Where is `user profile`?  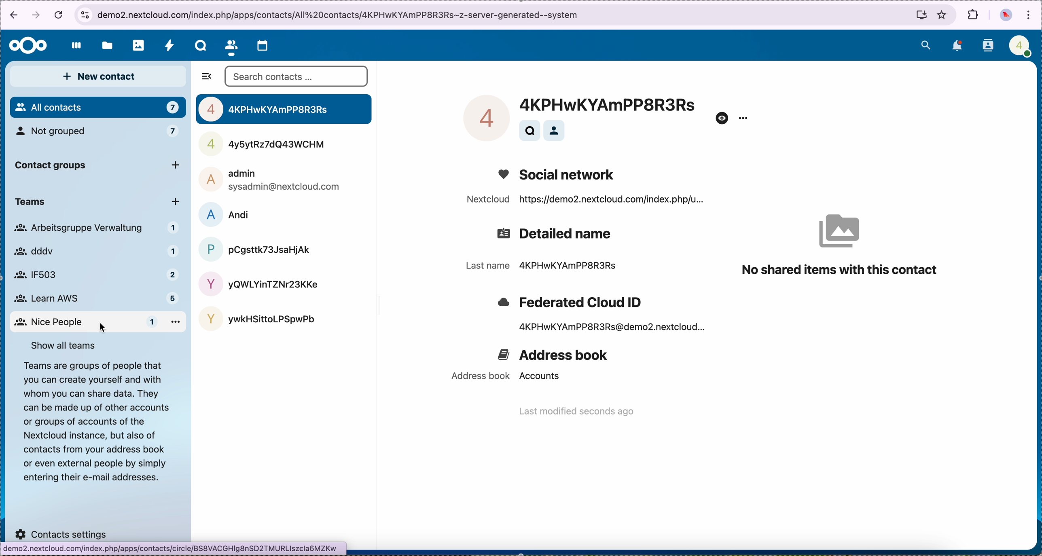 user profile is located at coordinates (1019, 45).